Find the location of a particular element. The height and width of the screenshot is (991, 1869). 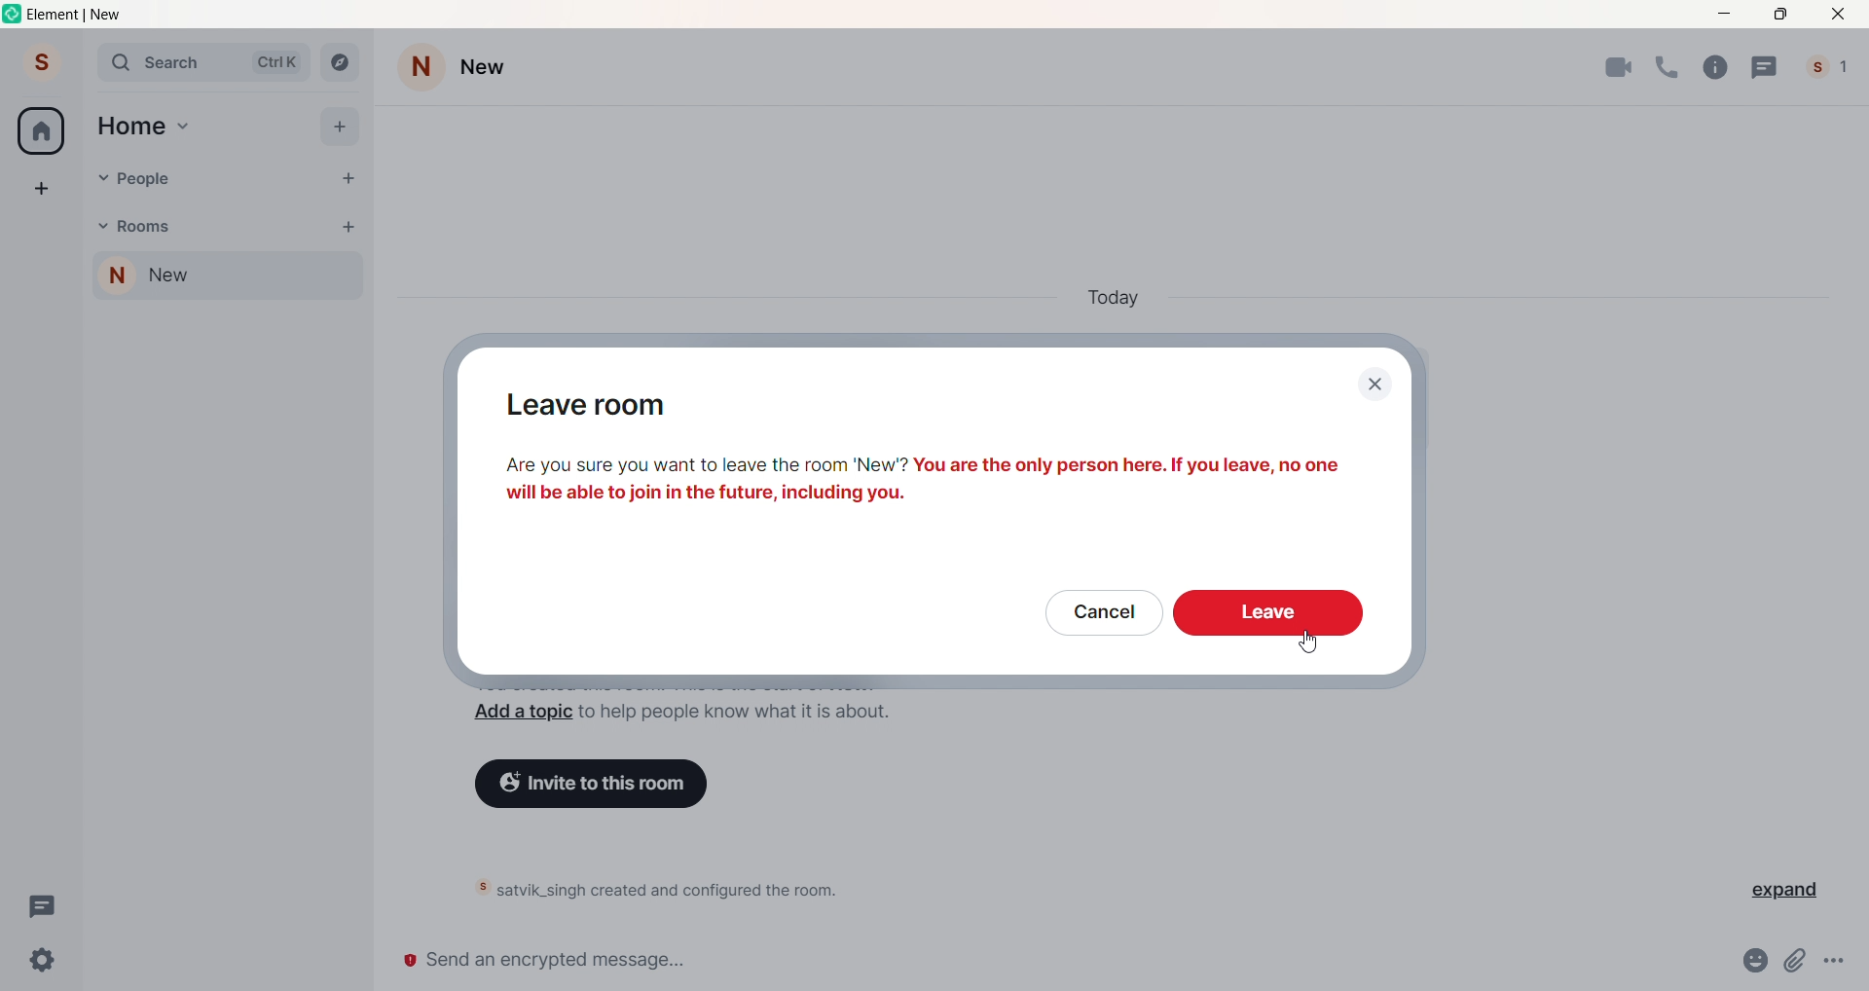

Add Room is located at coordinates (349, 226).